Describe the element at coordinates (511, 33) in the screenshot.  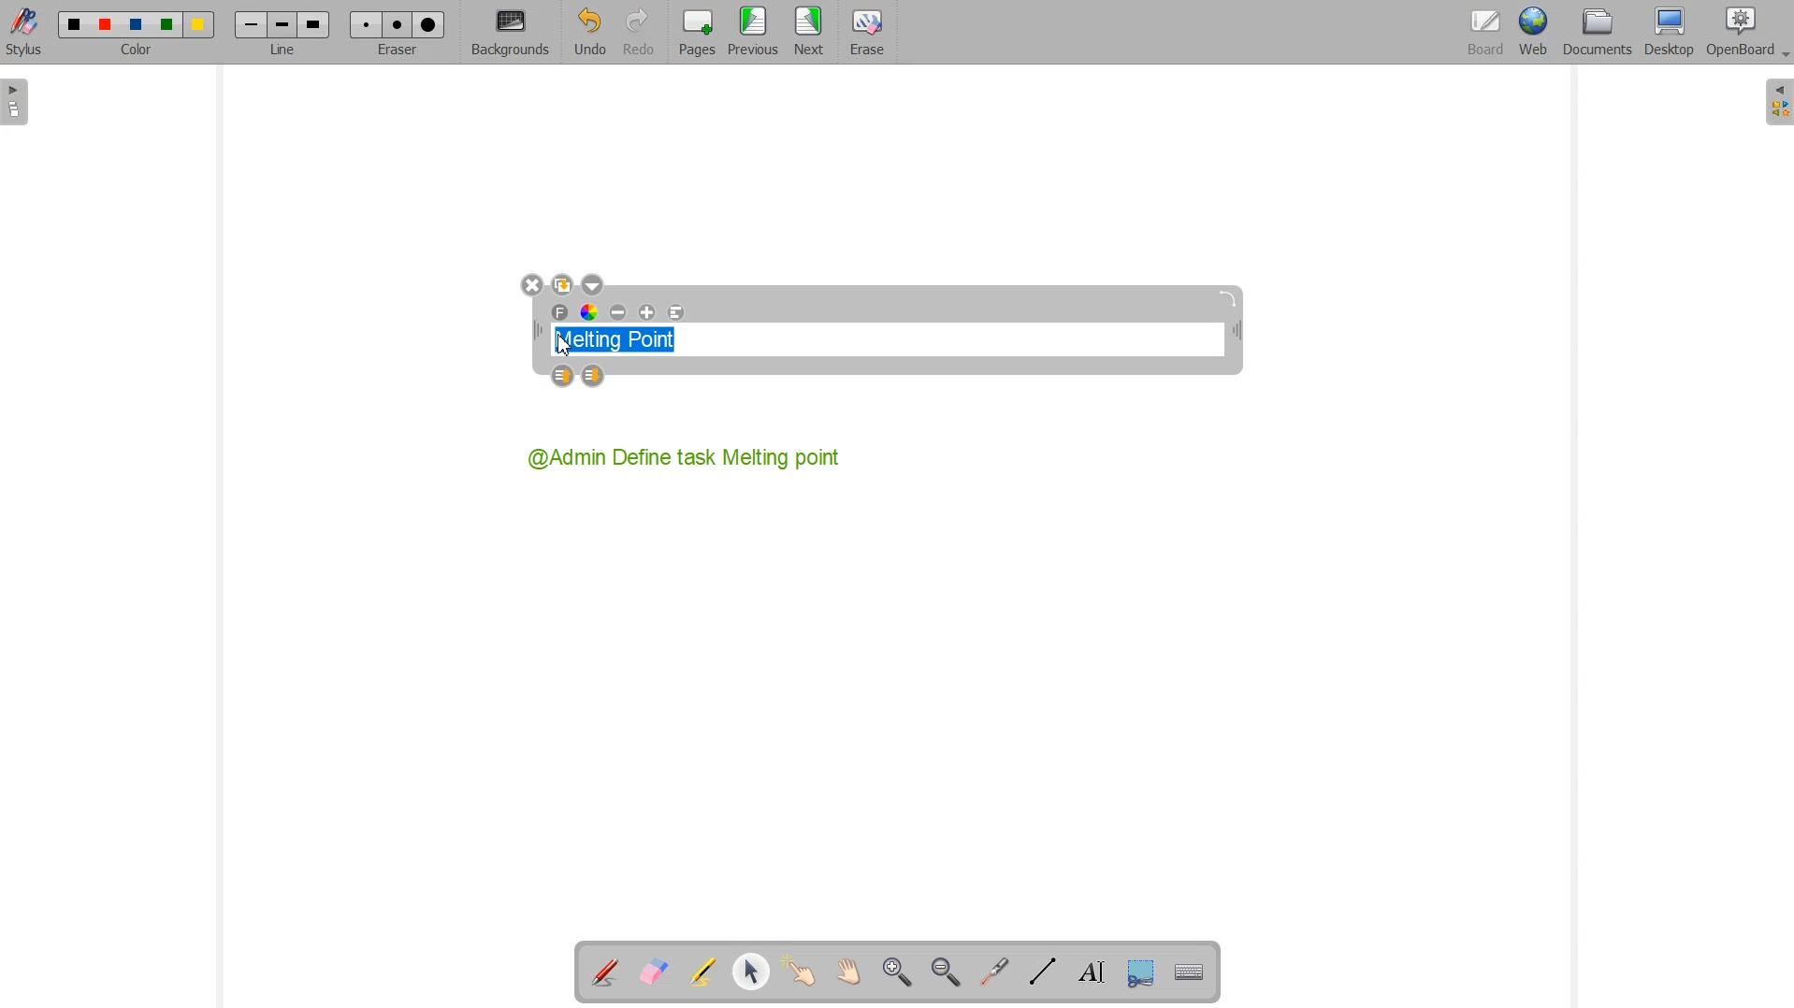
I see `Background` at that location.